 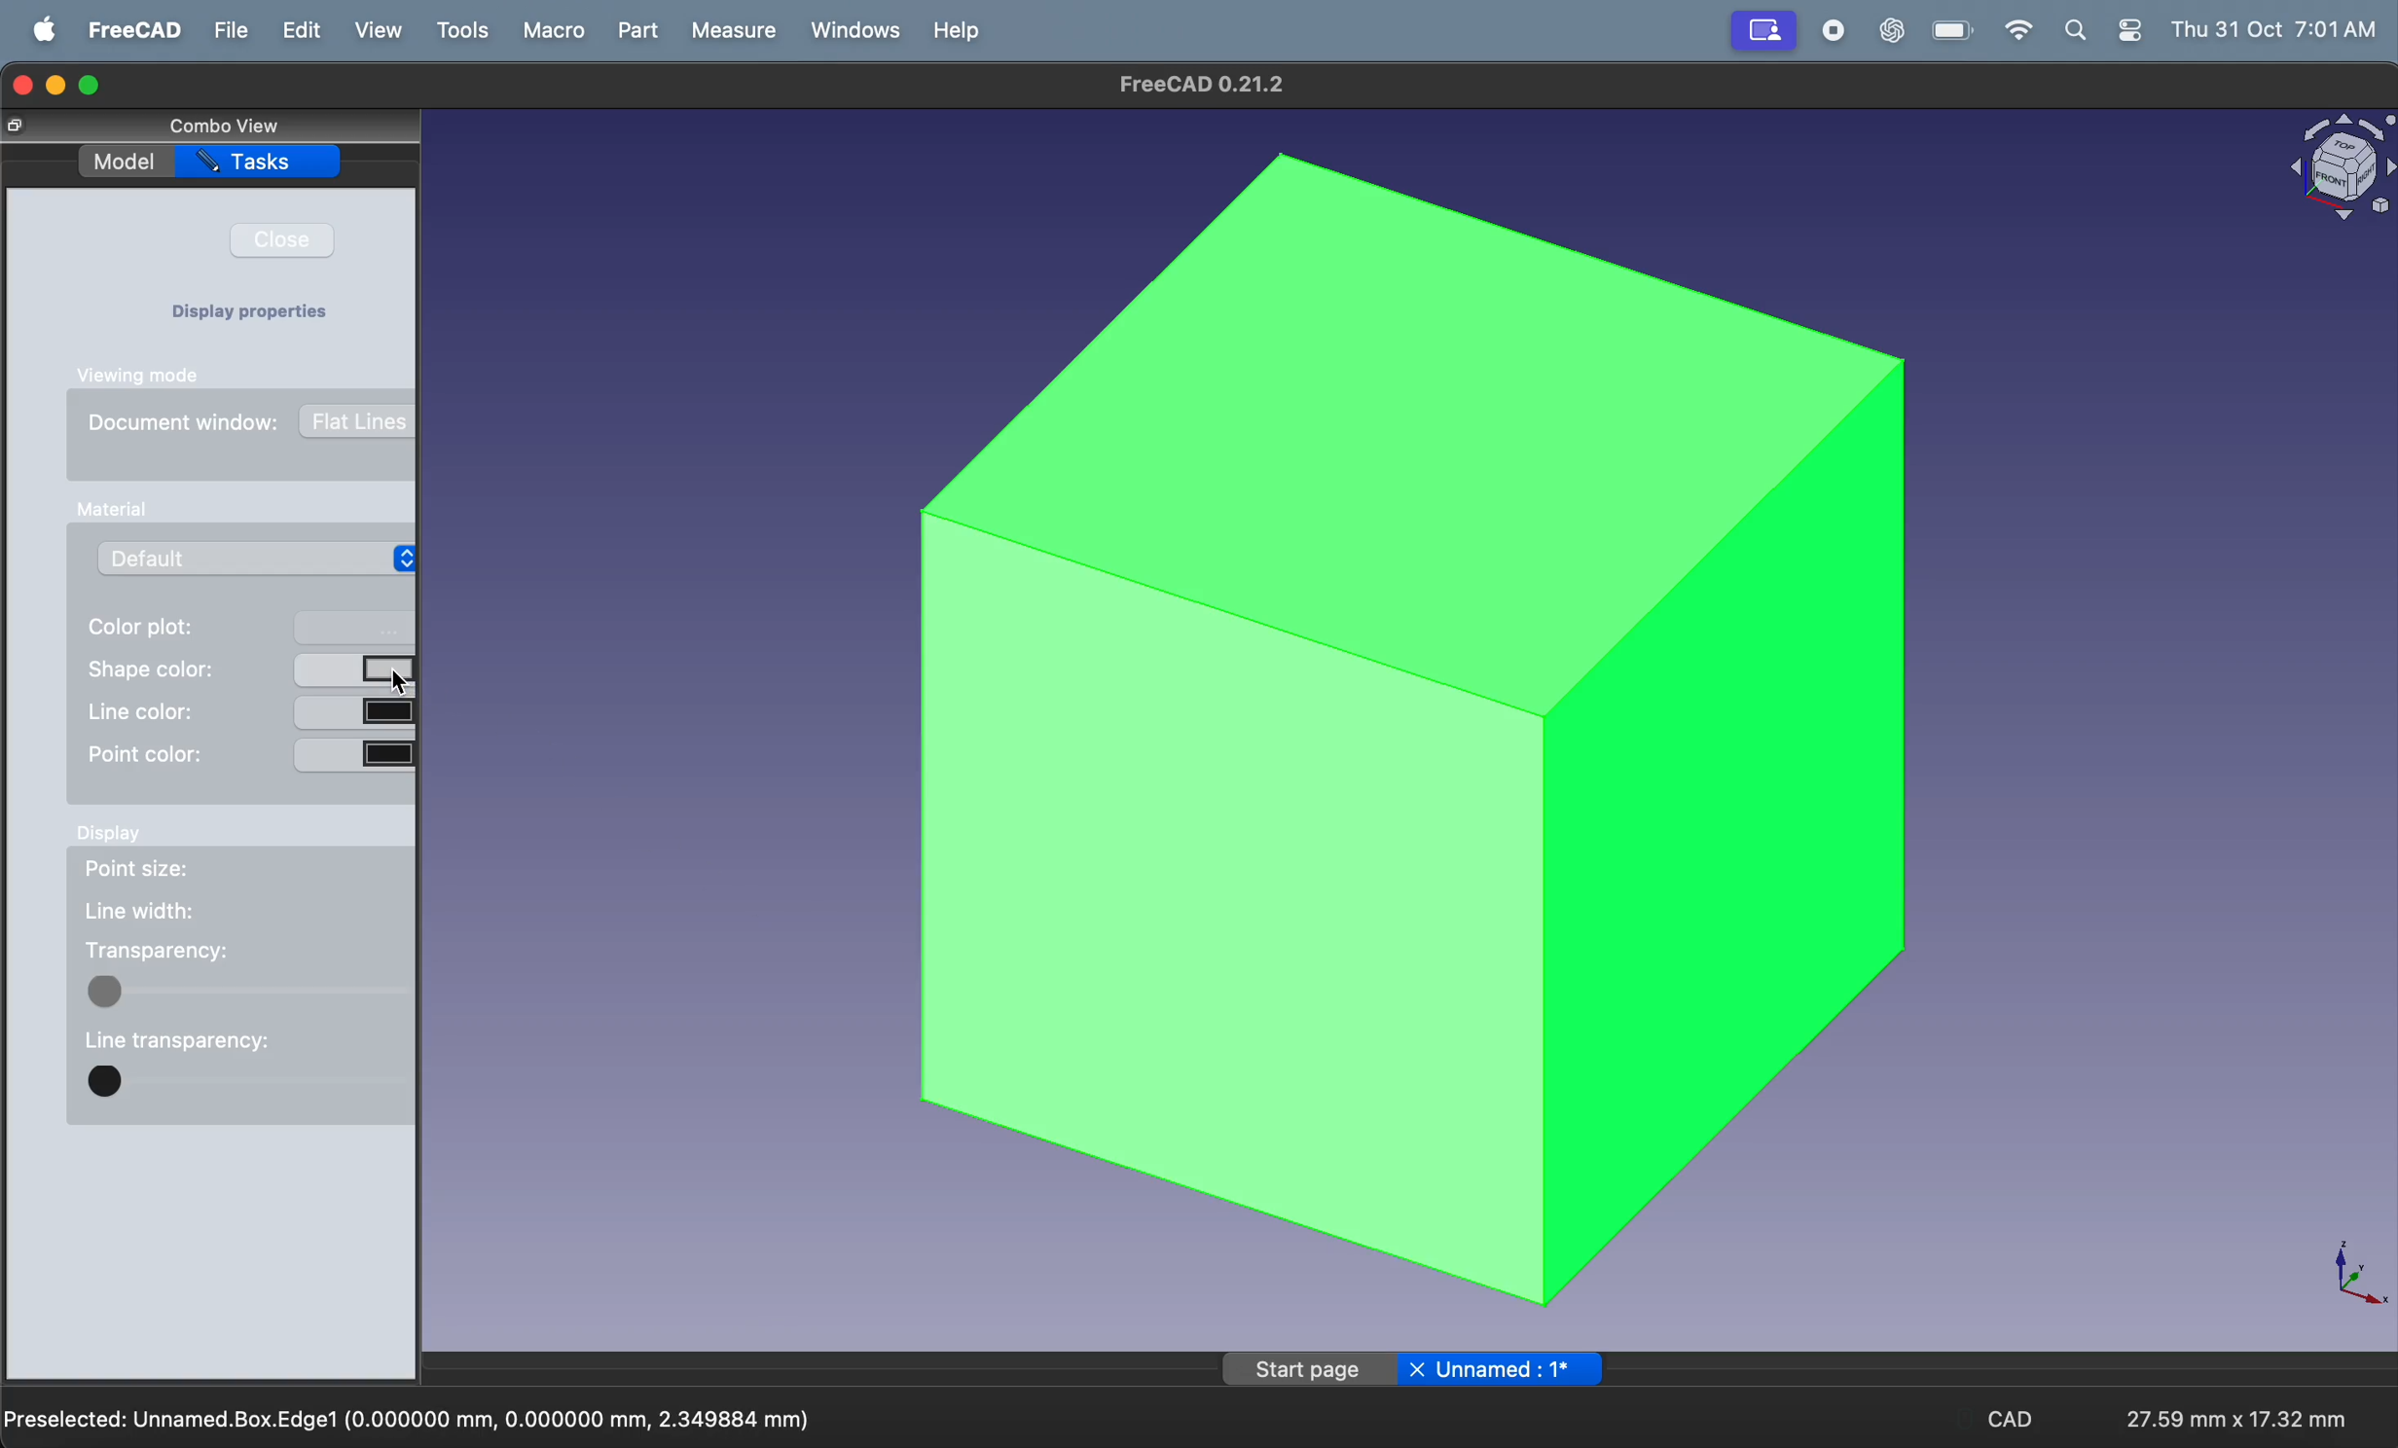 I want to click on aspect ratio, so click(x=2228, y=1410).